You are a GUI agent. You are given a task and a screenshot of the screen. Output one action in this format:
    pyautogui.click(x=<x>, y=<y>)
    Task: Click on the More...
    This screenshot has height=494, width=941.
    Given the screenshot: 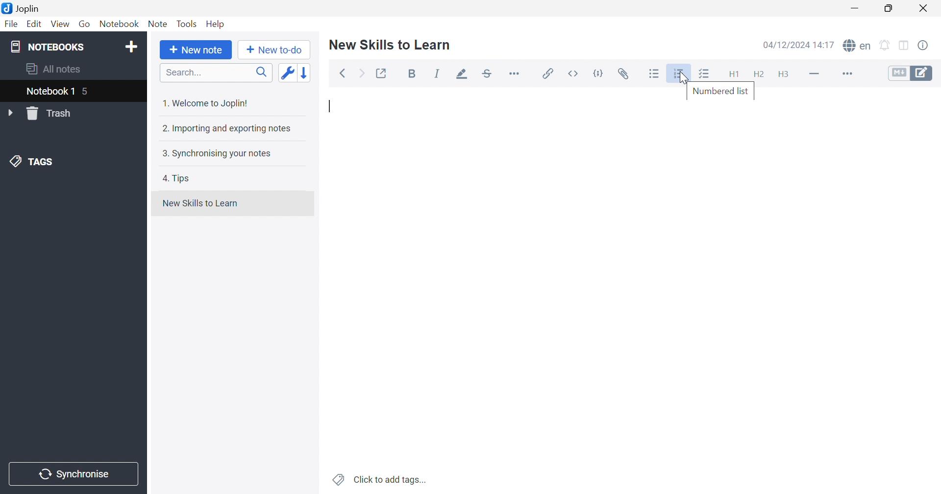 What is the action you would take?
    pyautogui.click(x=846, y=74)
    